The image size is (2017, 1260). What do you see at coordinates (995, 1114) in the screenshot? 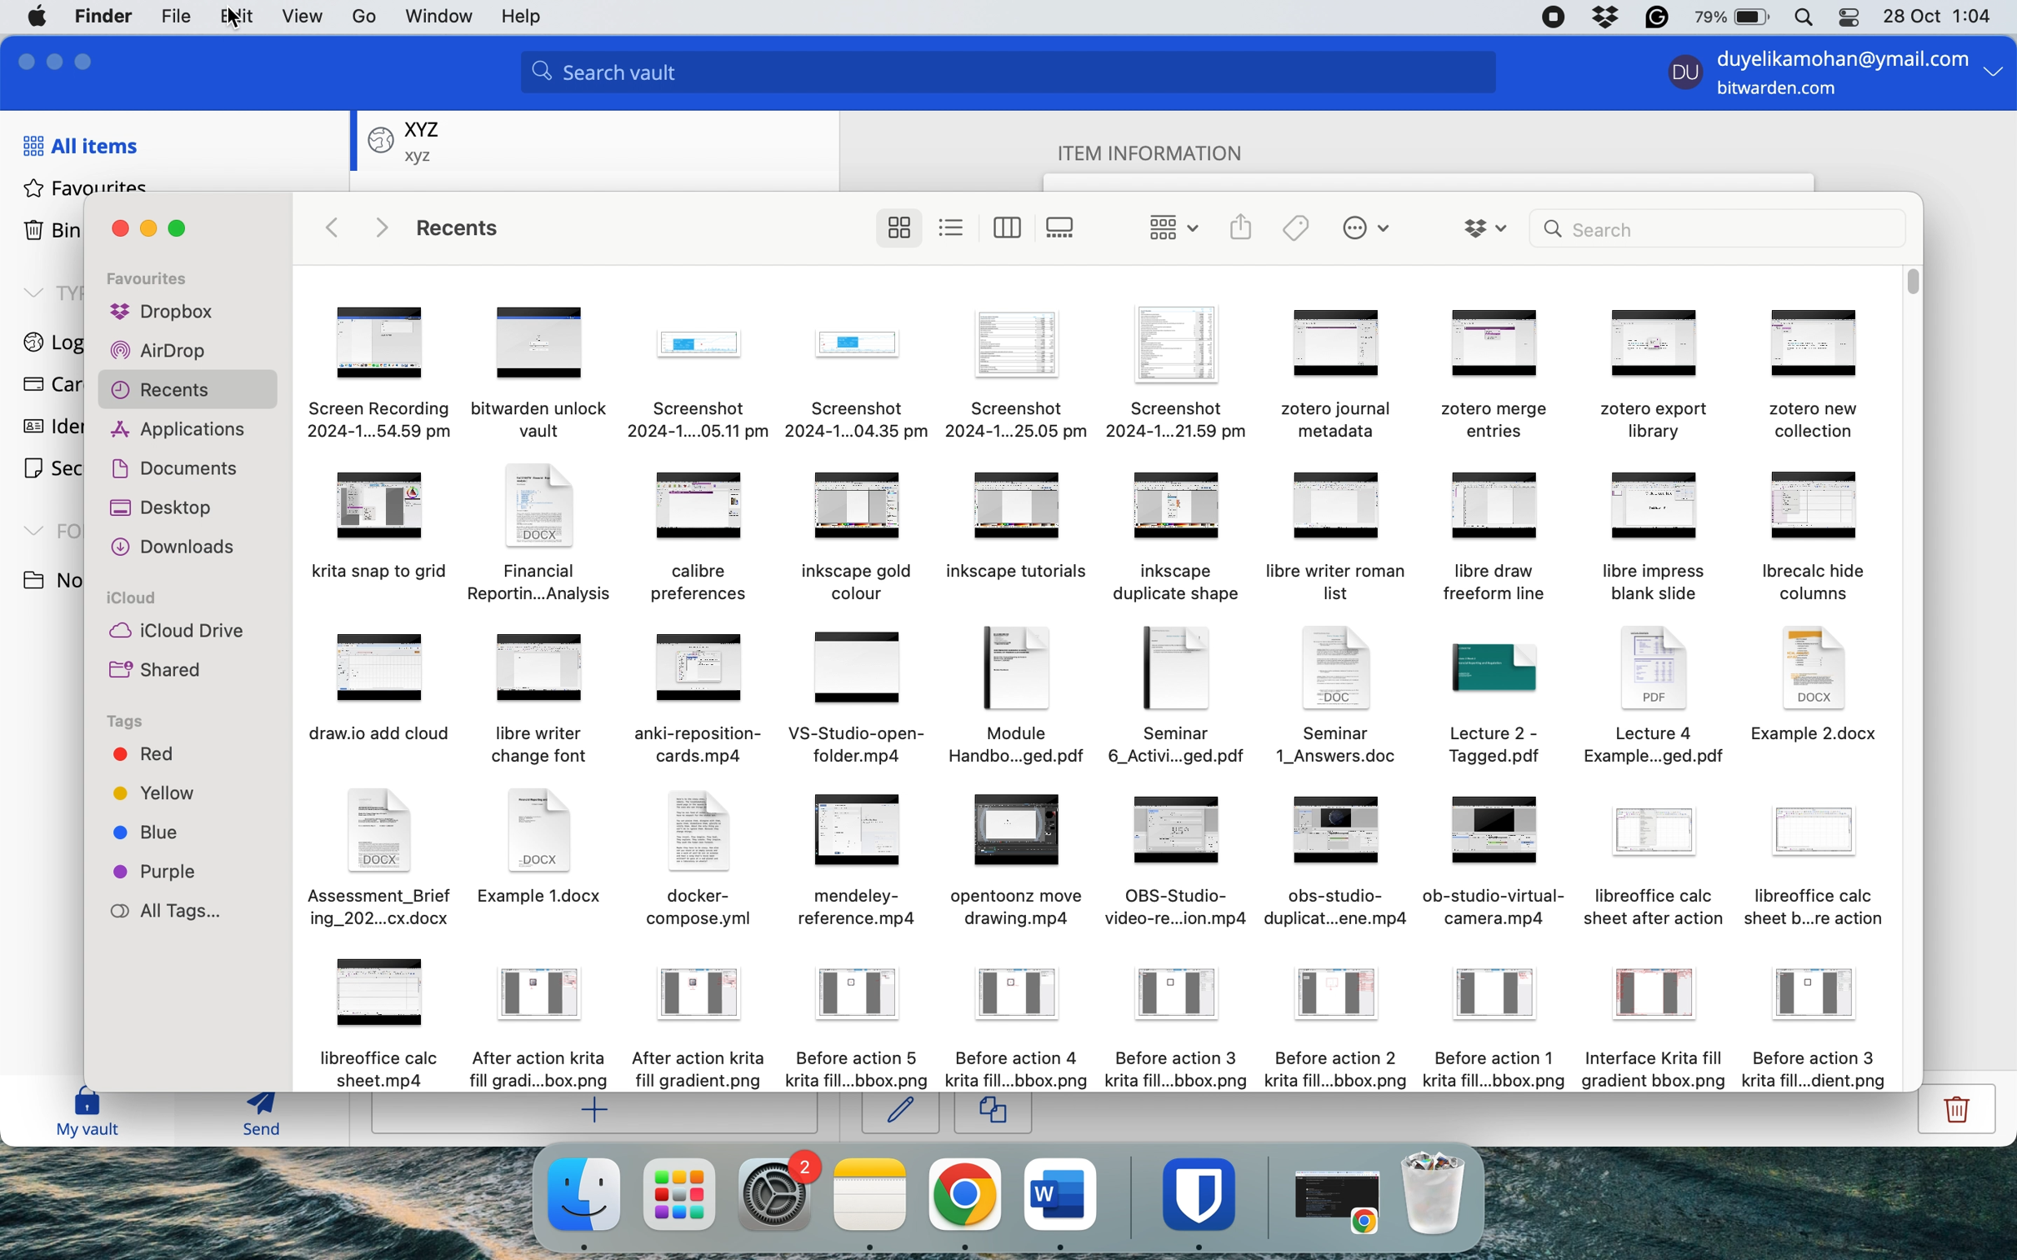
I see `copy` at bounding box center [995, 1114].